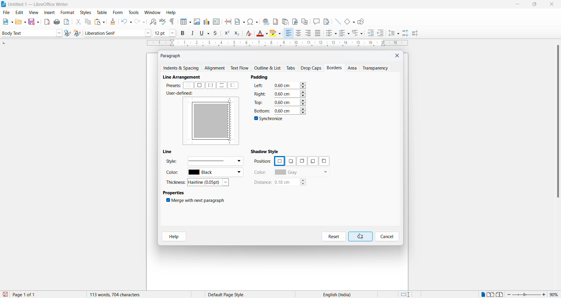 The height and width of the screenshot is (298, 561). Describe the element at coordinates (153, 13) in the screenshot. I see `window` at that location.